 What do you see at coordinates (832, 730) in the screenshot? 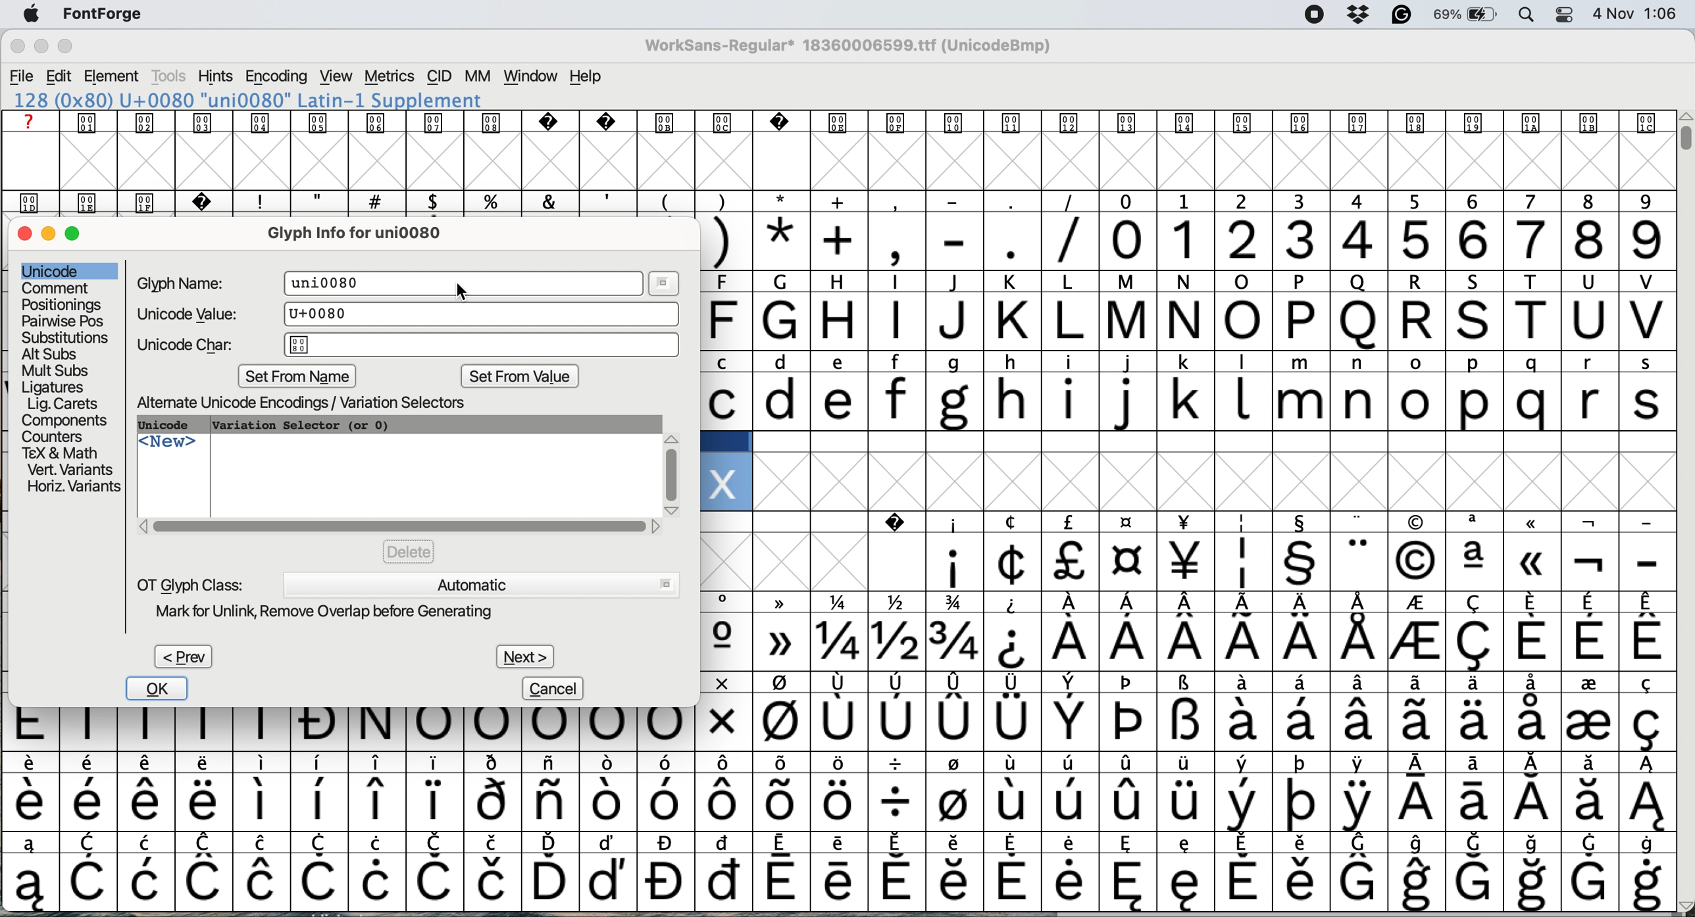
I see `special characters` at bounding box center [832, 730].